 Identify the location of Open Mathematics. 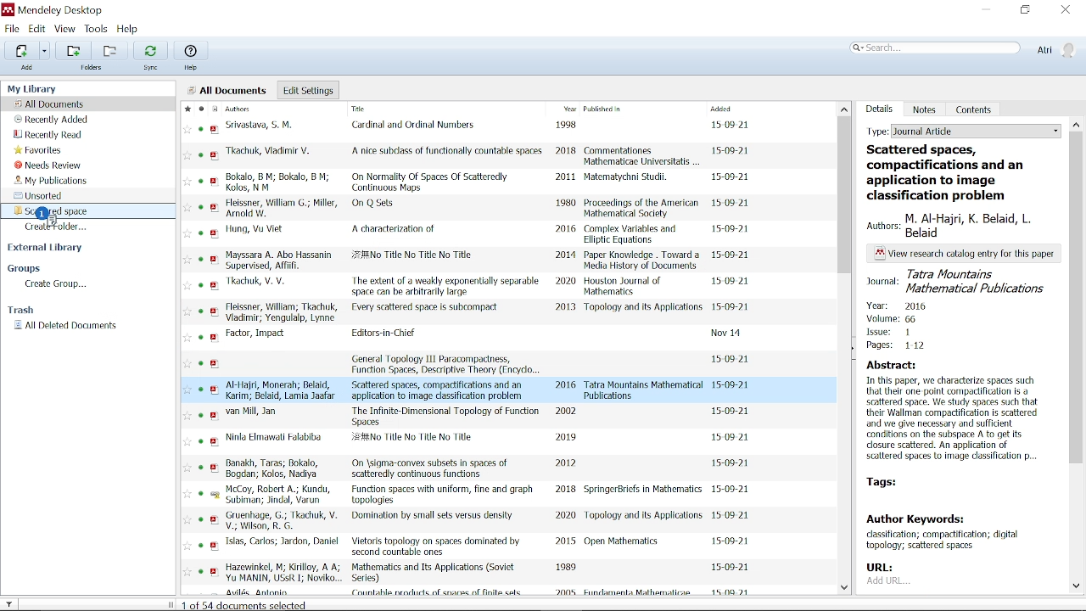
(624, 542).